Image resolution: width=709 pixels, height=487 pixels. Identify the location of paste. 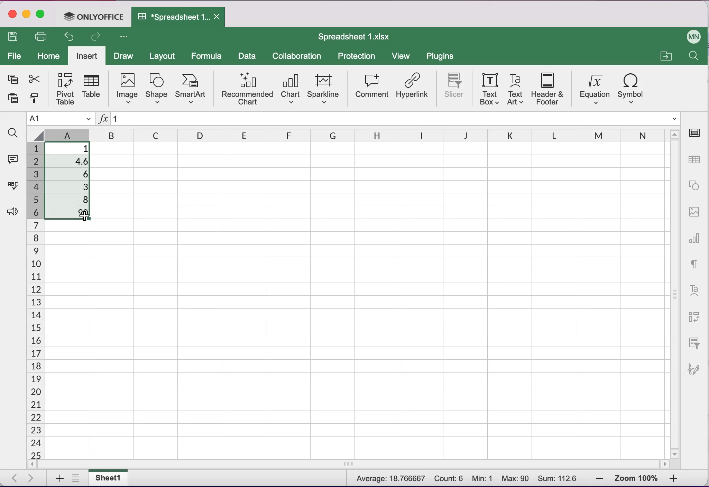
(13, 100).